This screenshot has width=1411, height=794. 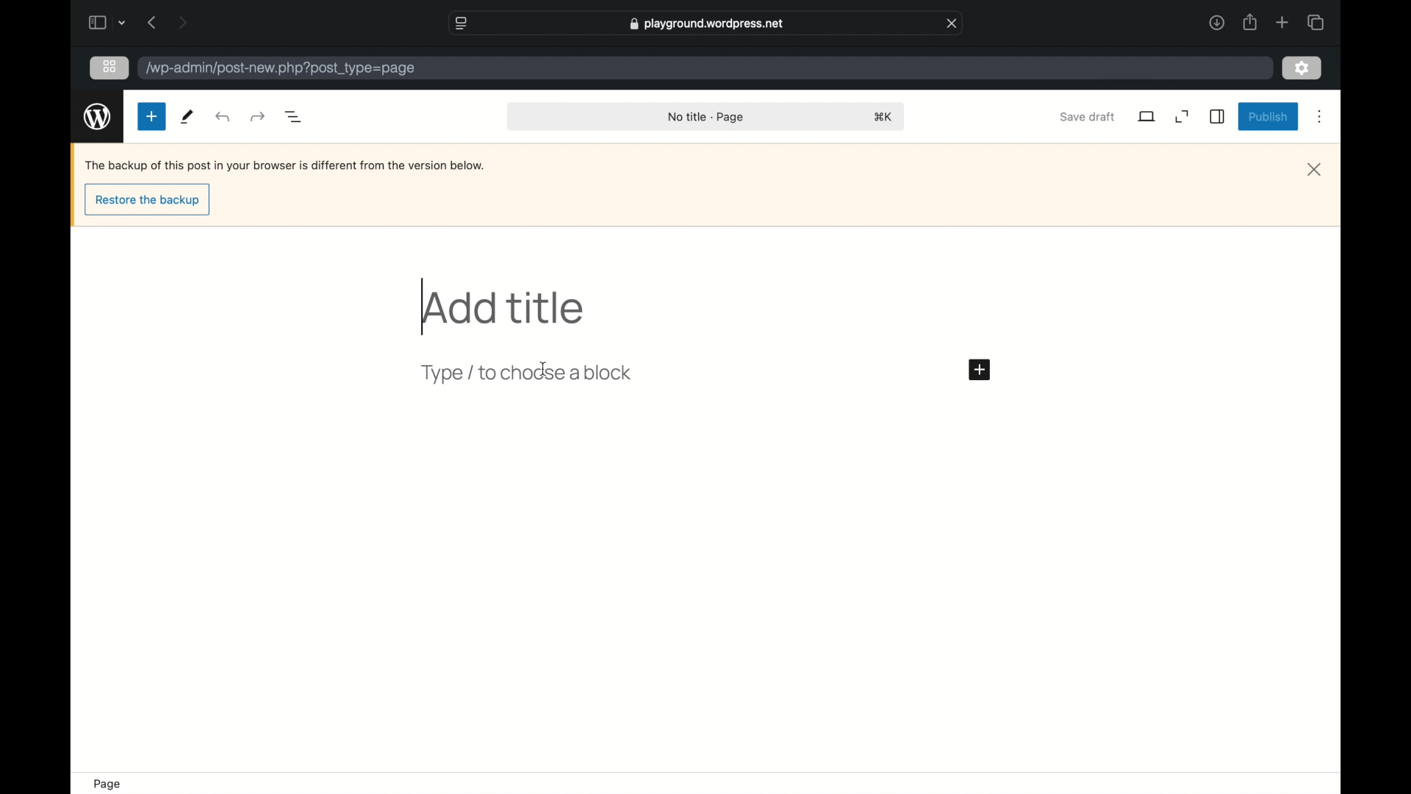 What do you see at coordinates (1182, 117) in the screenshot?
I see `expand` at bounding box center [1182, 117].